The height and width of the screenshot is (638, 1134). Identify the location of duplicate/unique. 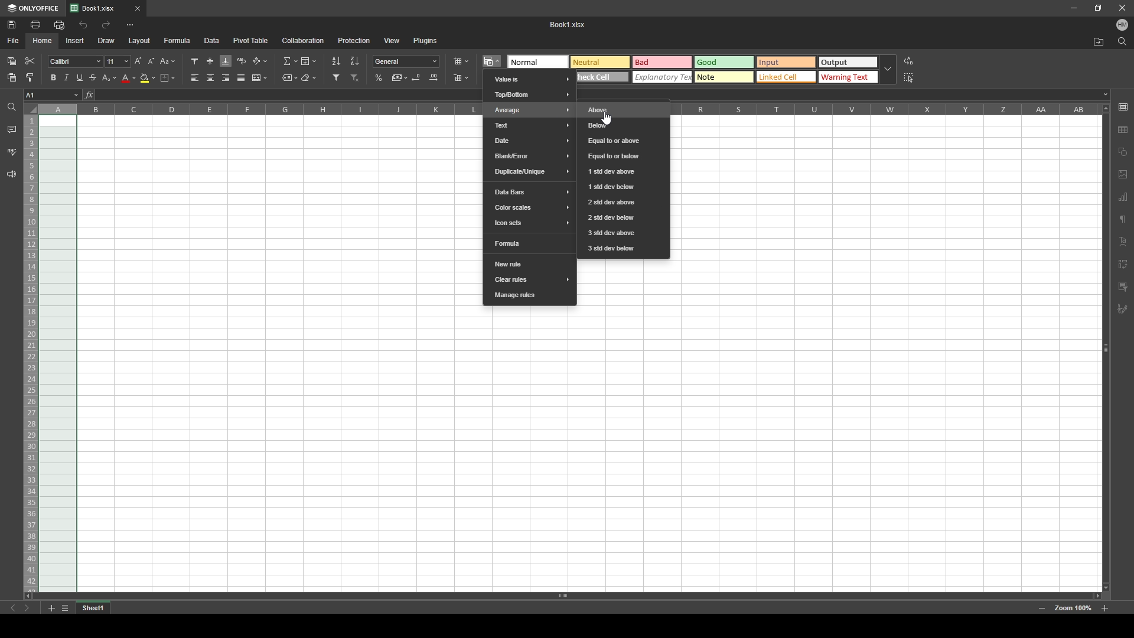
(530, 172).